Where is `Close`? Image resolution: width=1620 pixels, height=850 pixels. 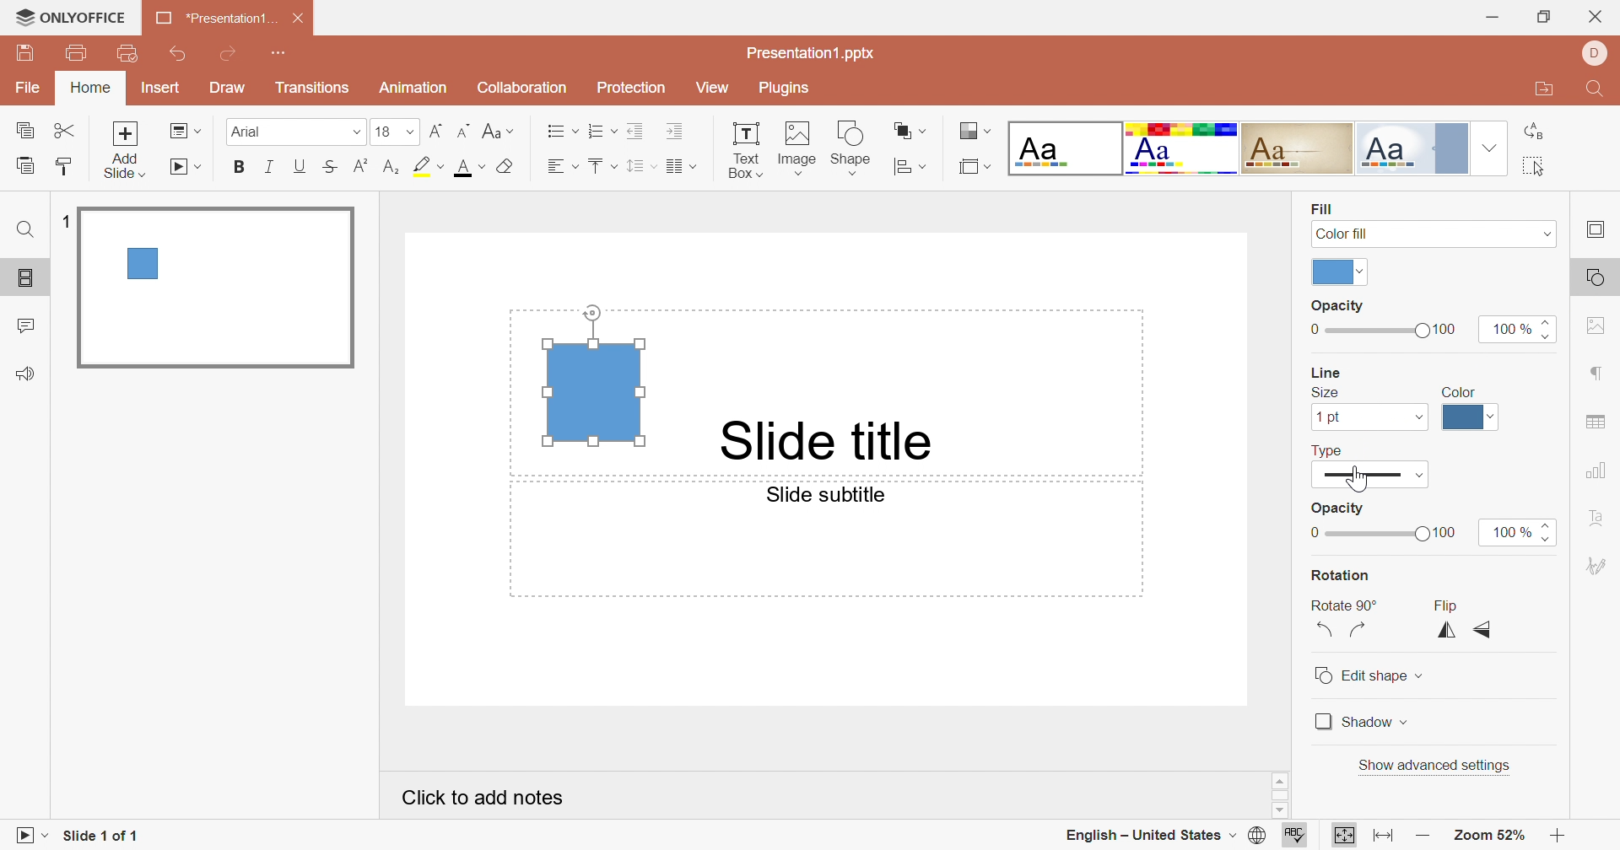 Close is located at coordinates (1596, 17).